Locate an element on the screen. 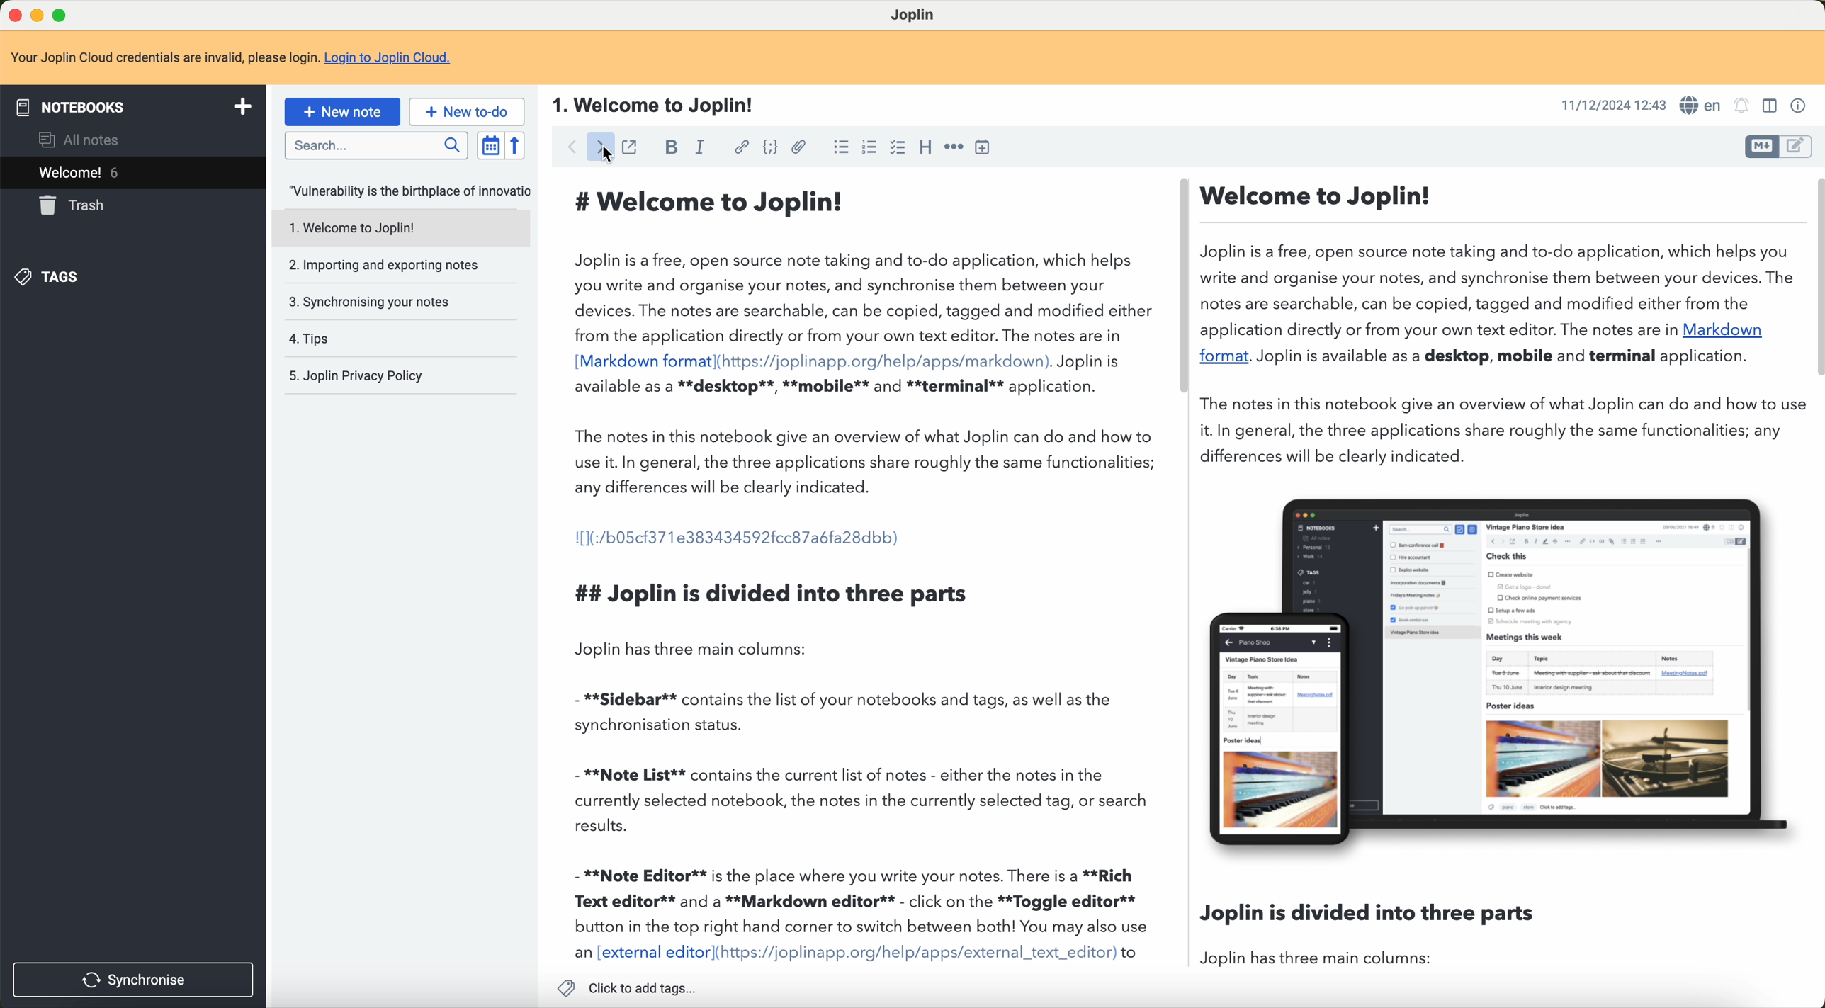  # Welcome to Joplin! is located at coordinates (716, 200).